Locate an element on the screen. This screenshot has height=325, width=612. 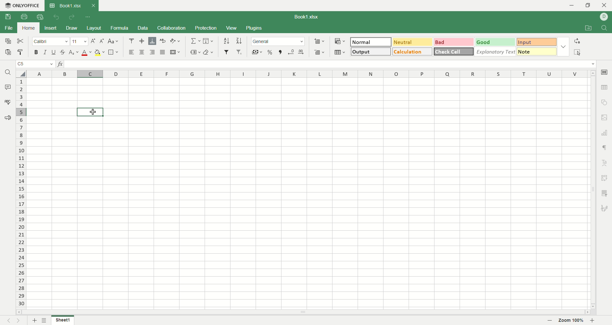
summation is located at coordinates (195, 41).